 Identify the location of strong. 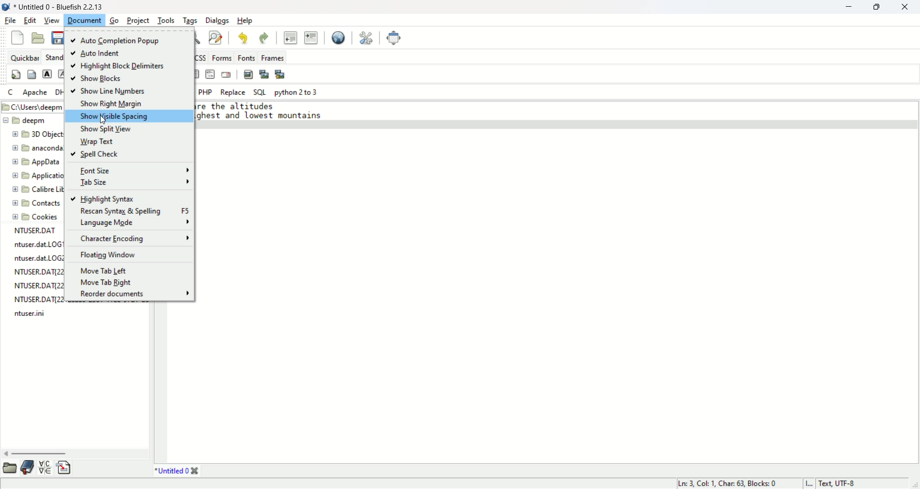
(48, 74).